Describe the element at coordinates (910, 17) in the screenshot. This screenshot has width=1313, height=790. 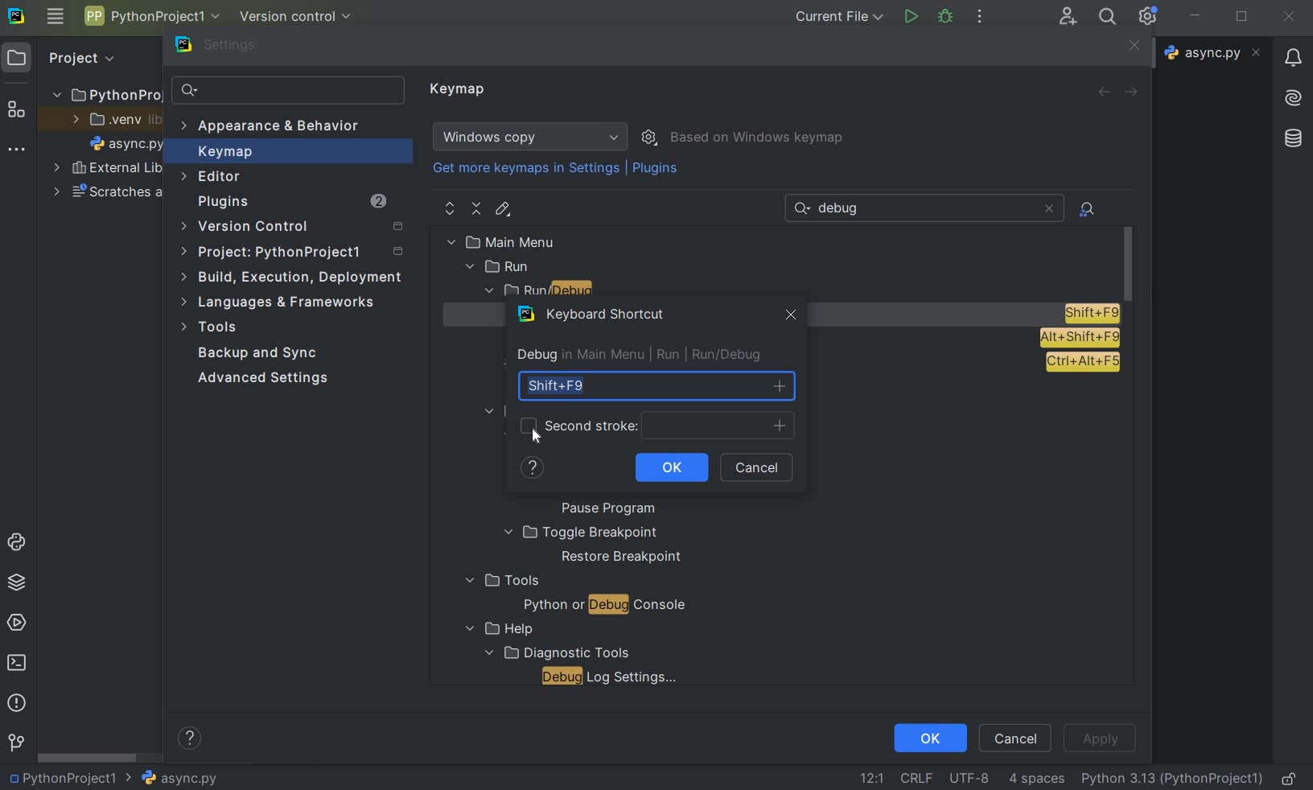
I see `run` at that location.